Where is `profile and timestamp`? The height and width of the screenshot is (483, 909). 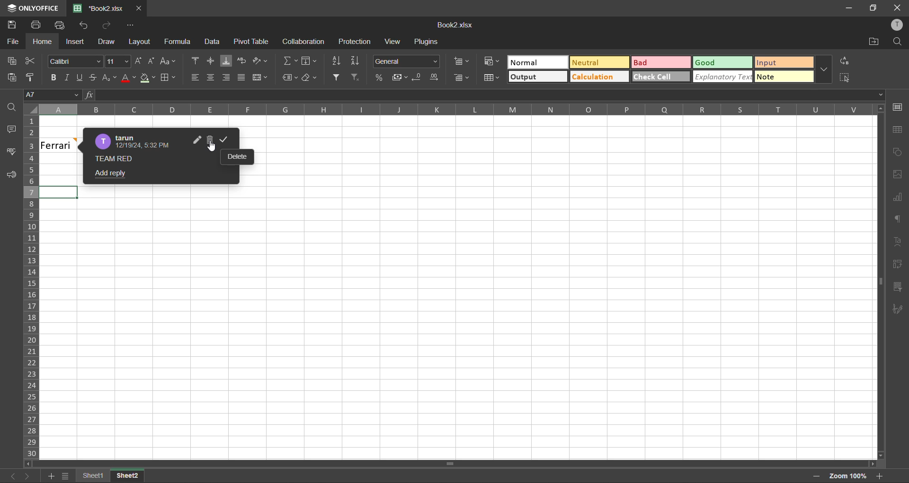
profile and timestamp is located at coordinates (136, 141).